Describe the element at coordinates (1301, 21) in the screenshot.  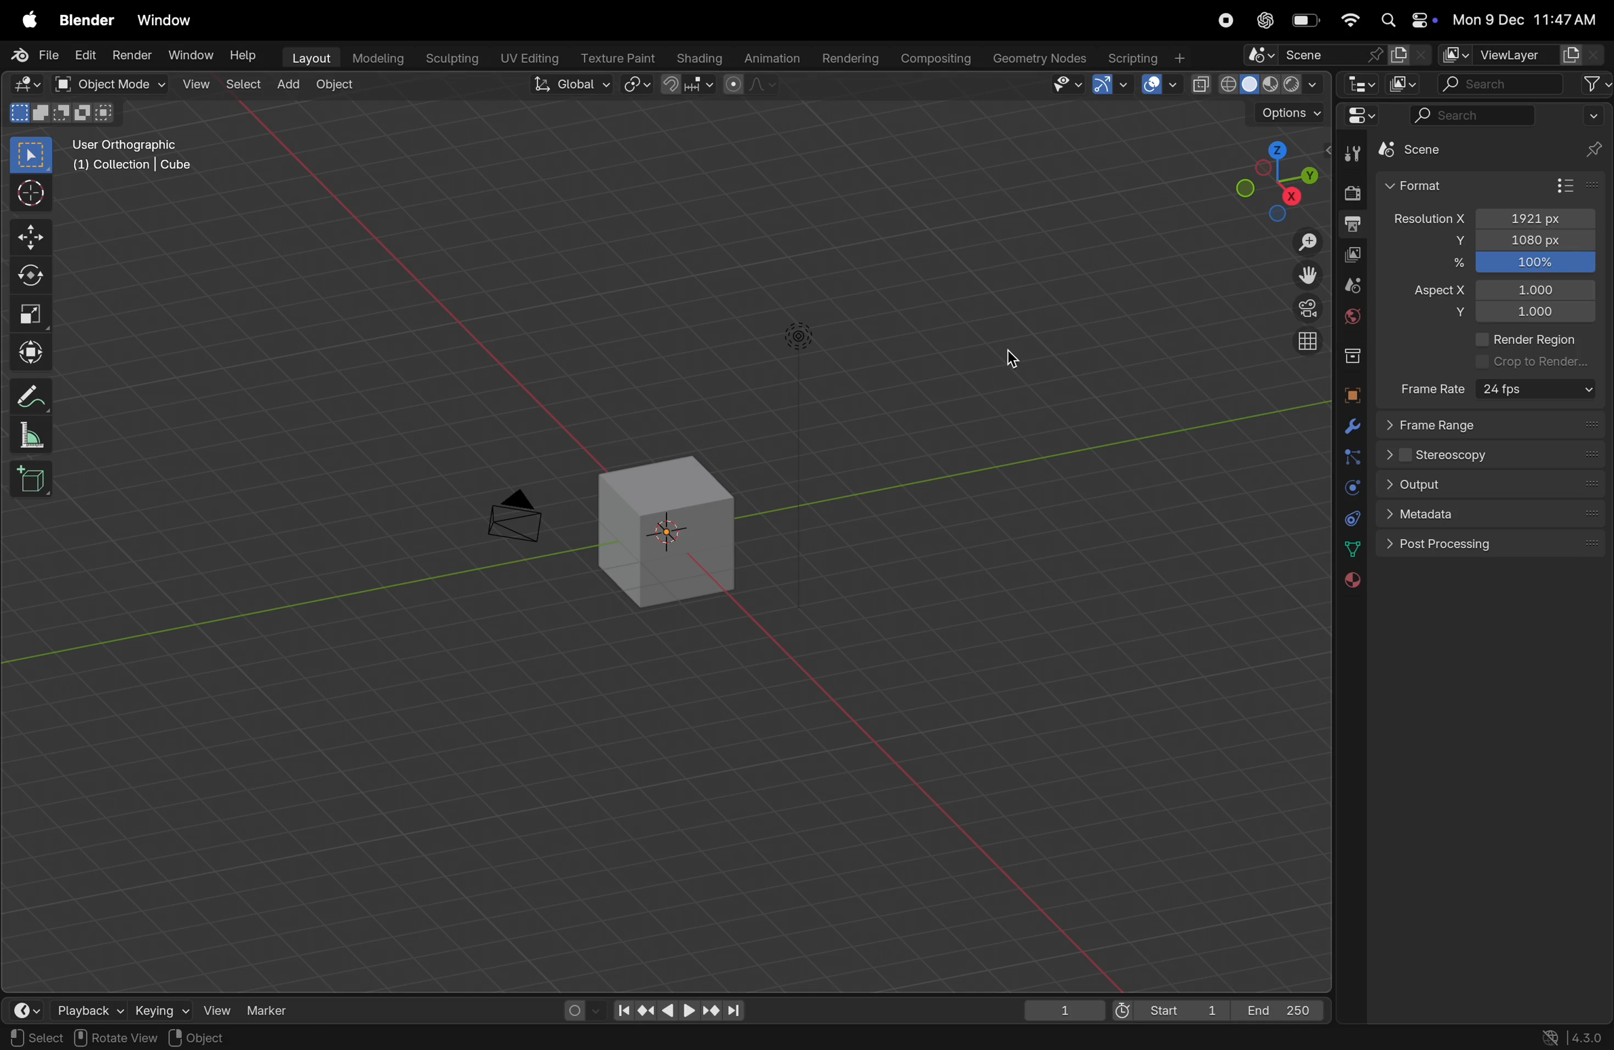
I see `battery` at that location.